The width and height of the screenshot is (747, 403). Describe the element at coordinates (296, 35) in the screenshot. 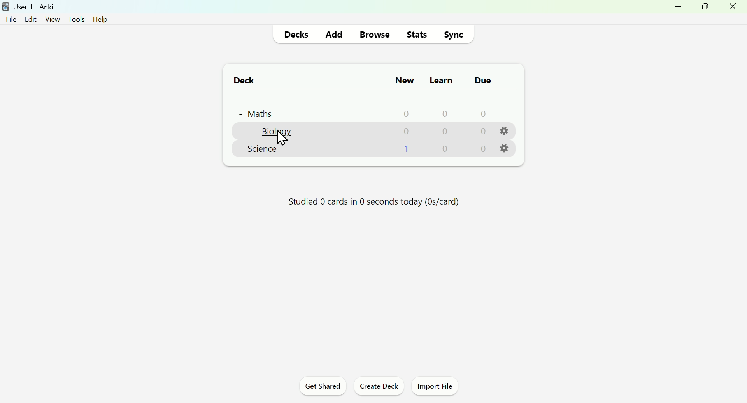

I see `Decks` at that location.